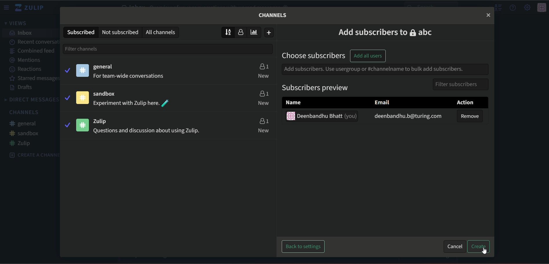  Describe the element at coordinates (108, 94) in the screenshot. I see `sandbox` at that location.